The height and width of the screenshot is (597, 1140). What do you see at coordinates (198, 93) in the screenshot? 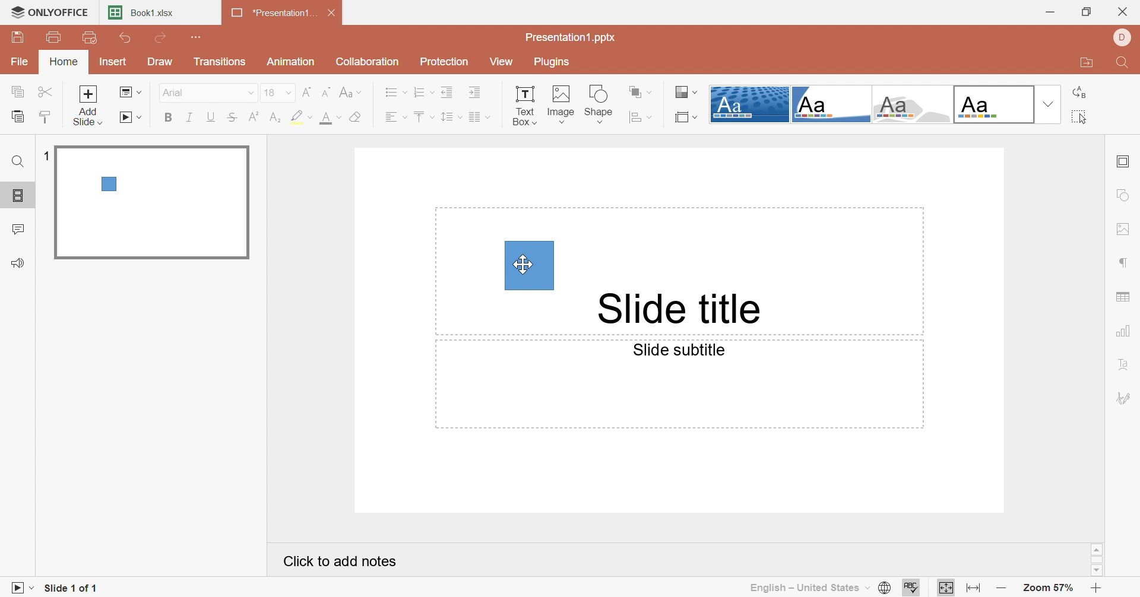
I see `Font` at bounding box center [198, 93].